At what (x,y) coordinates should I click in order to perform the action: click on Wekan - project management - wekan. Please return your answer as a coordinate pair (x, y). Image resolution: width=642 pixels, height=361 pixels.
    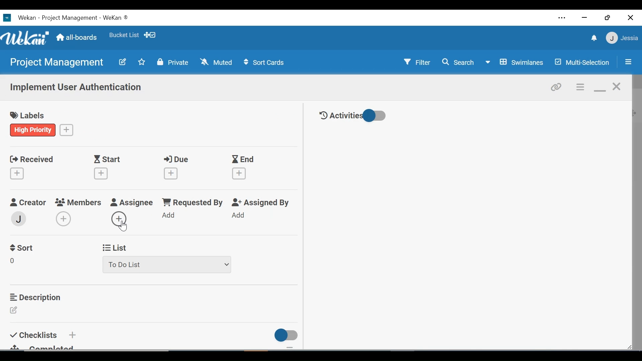
    Looking at the image, I should click on (83, 17).